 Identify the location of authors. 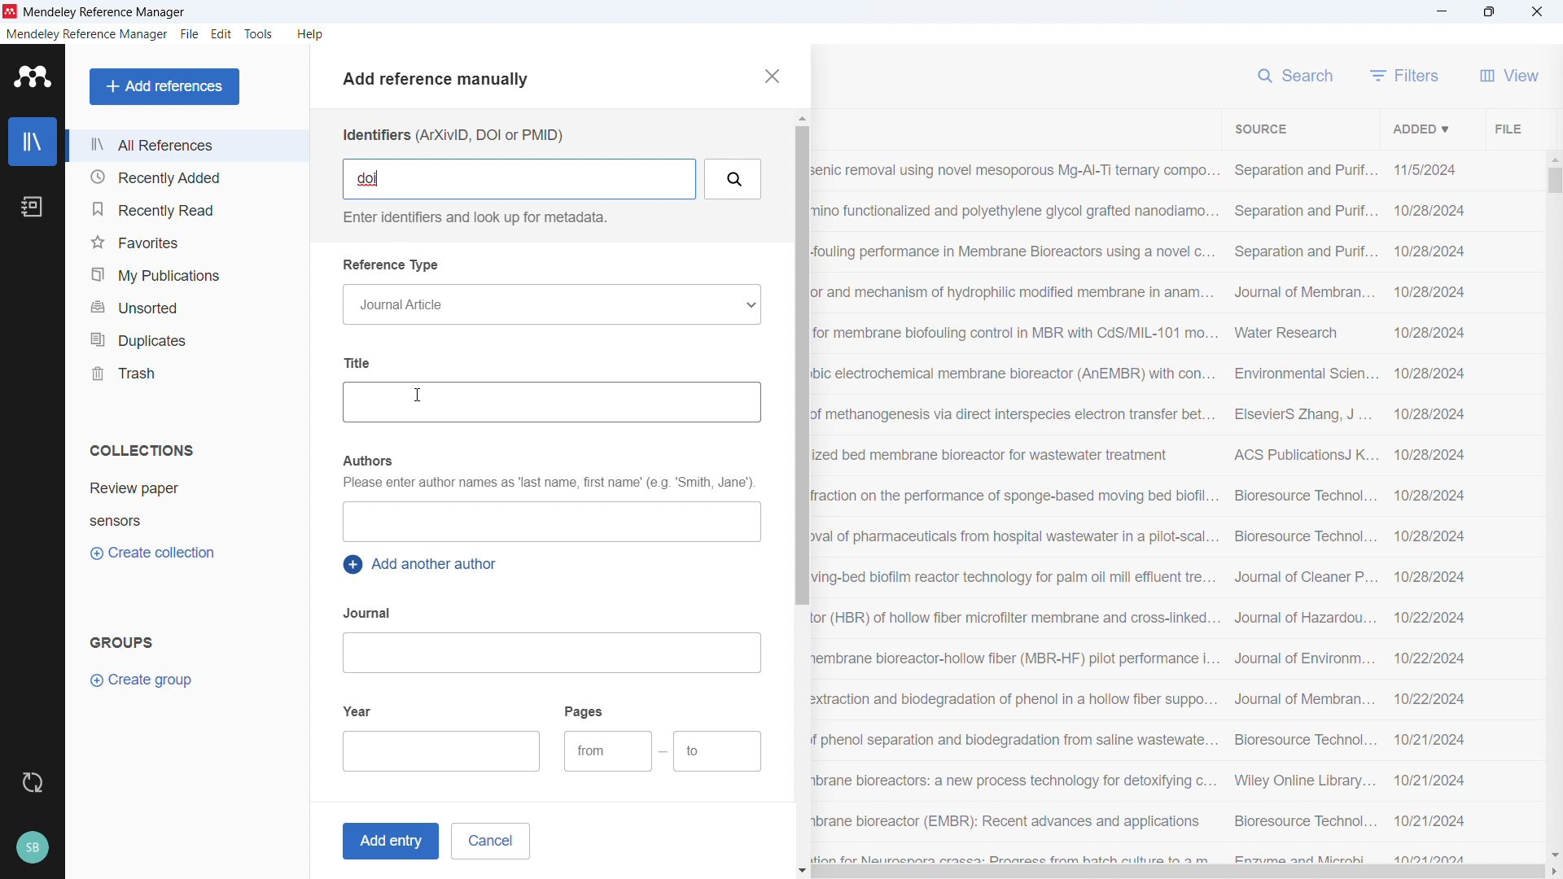
(366, 461).